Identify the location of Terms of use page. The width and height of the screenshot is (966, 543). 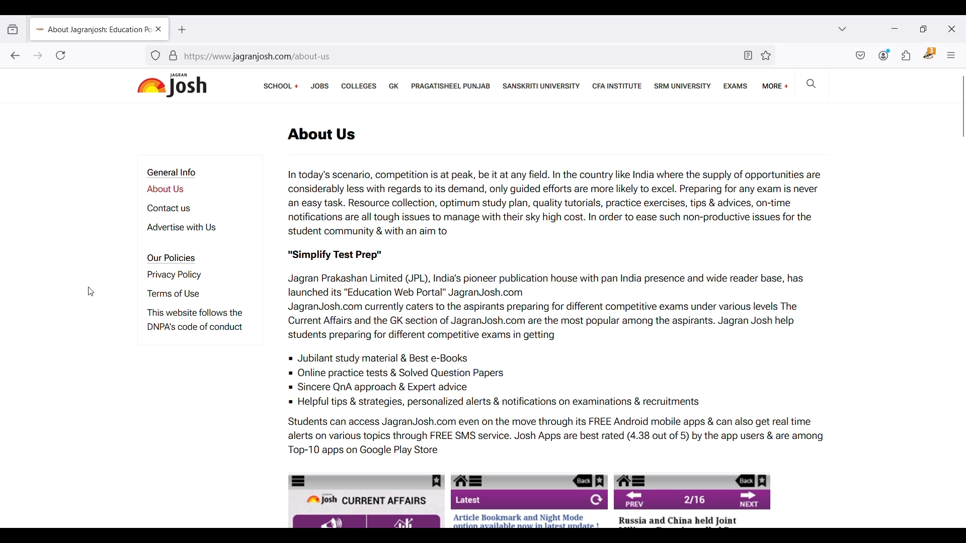
(188, 295).